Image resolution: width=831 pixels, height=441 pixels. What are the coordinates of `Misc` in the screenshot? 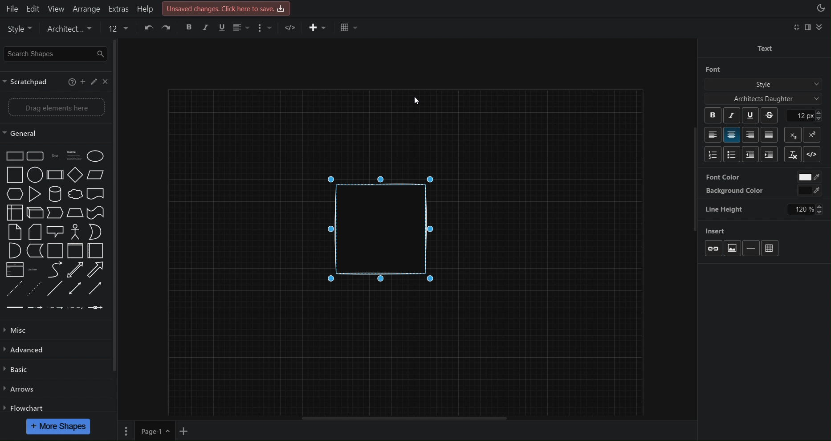 It's located at (22, 331).